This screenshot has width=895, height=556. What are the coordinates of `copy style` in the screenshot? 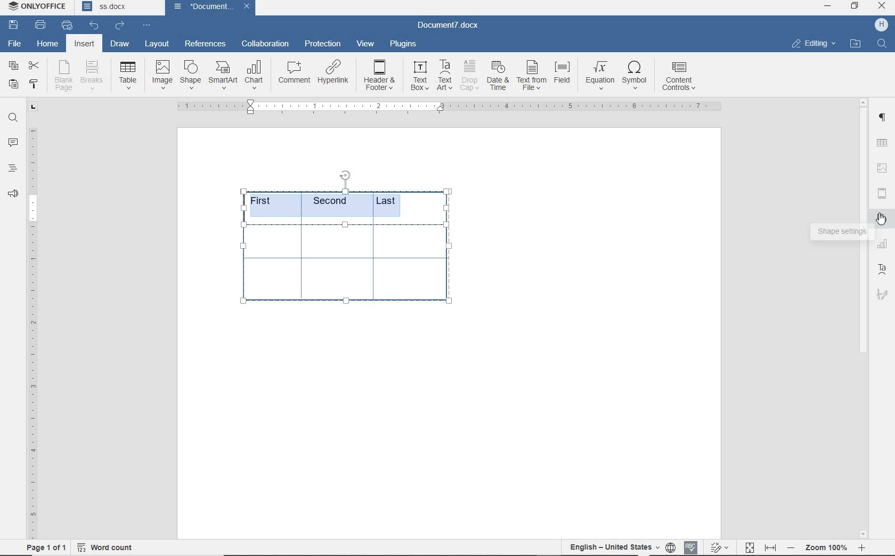 It's located at (32, 84).